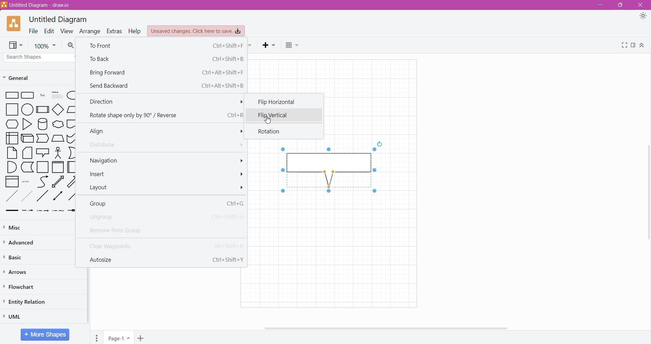 The width and height of the screenshot is (651, 344). I want to click on Arrow with a Box, so click(72, 211).